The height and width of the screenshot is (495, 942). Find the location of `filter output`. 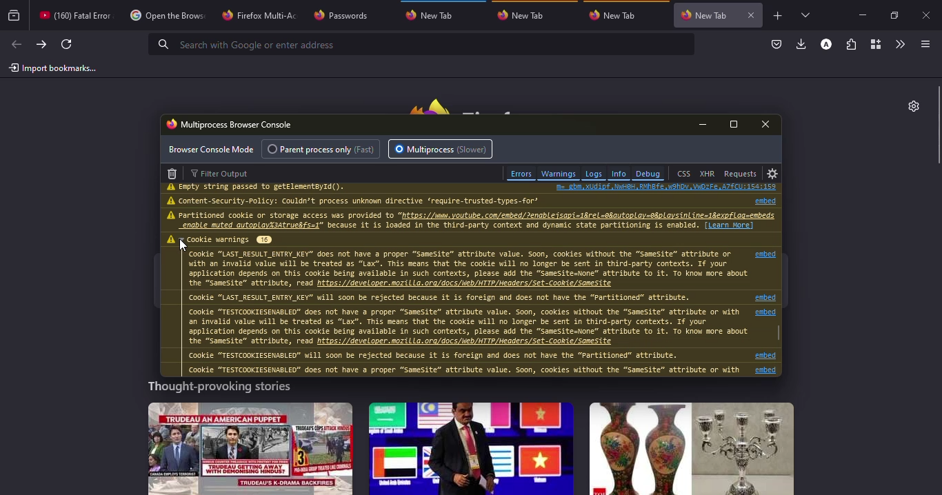

filter output is located at coordinates (223, 173).